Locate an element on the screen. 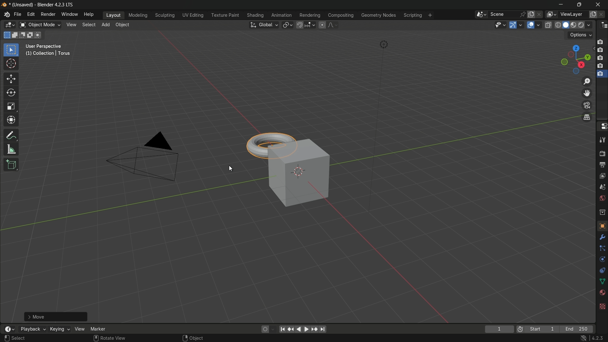  close app is located at coordinates (600, 4).